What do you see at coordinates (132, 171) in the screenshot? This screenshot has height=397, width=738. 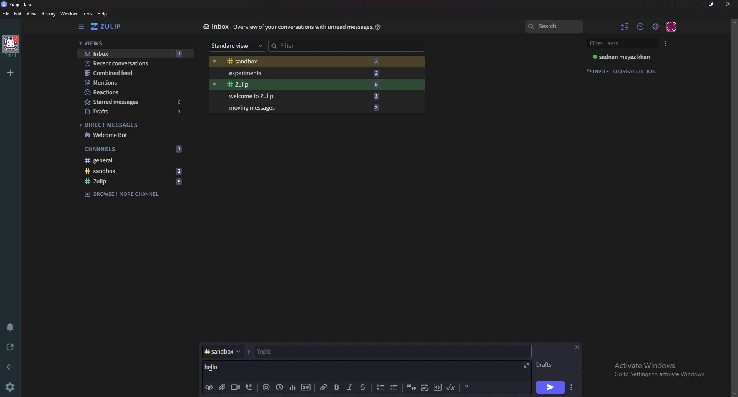 I see `#sandbox 2` at bounding box center [132, 171].